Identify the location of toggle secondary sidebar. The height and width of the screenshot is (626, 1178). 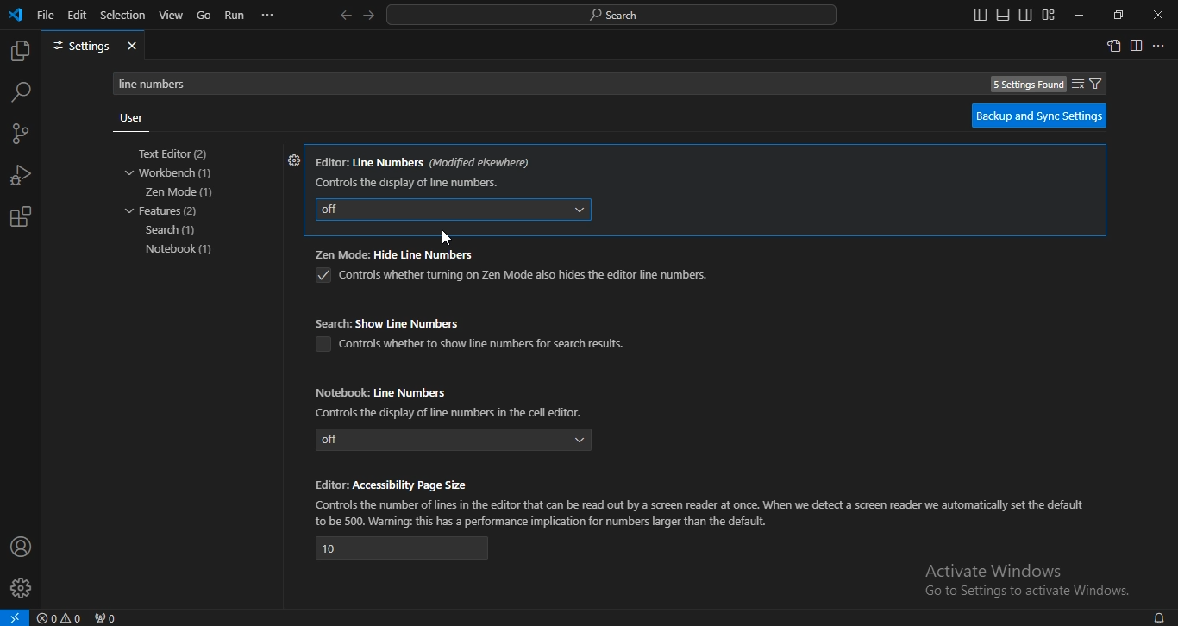
(1025, 15).